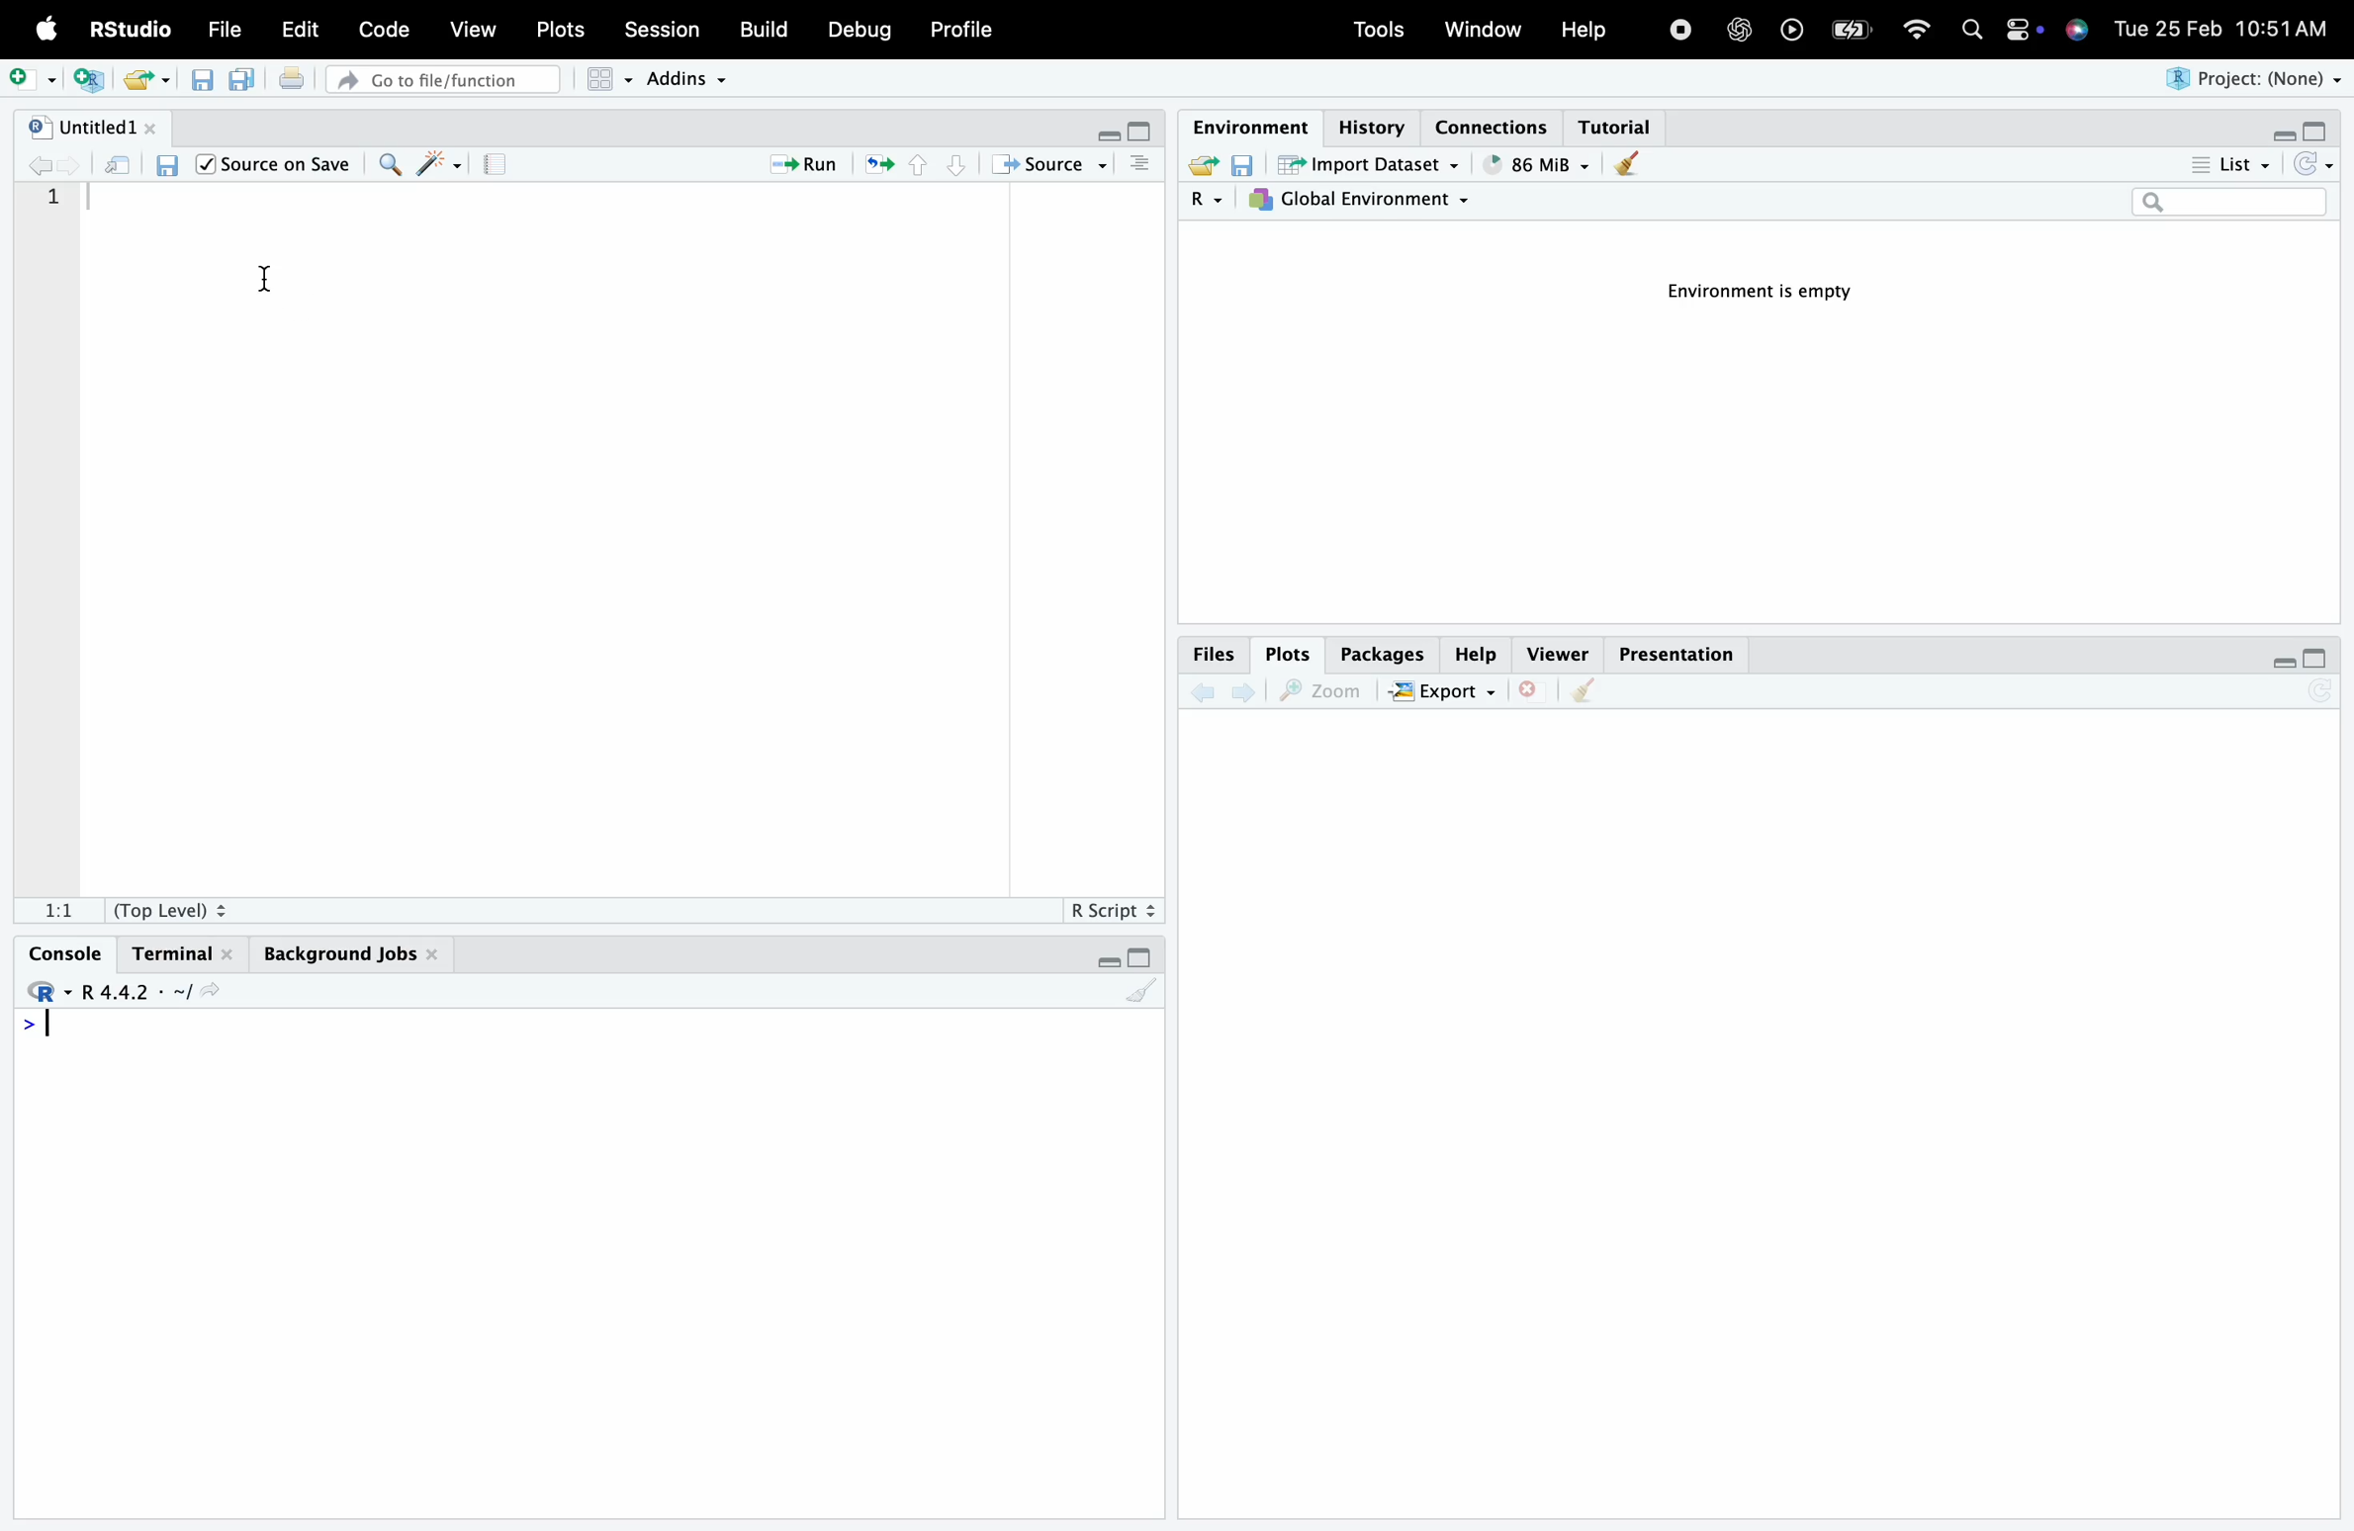  What do you see at coordinates (692, 81) in the screenshot?
I see `Addins ~` at bounding box center [692, 81].